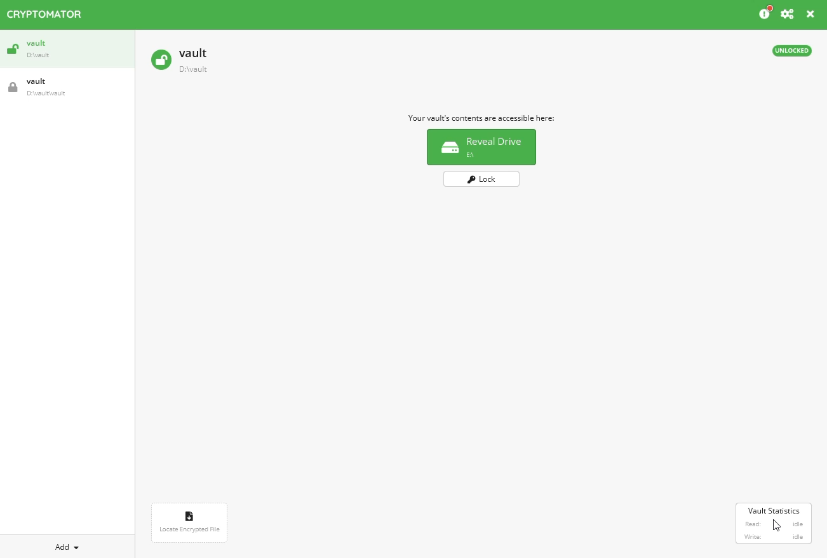  I want to click on info, so click(481, 118).